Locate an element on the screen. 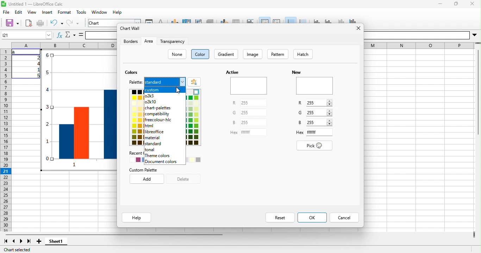 The width and height of the screenshot is (481, 253). chart type is located at coordinates (175, 21).